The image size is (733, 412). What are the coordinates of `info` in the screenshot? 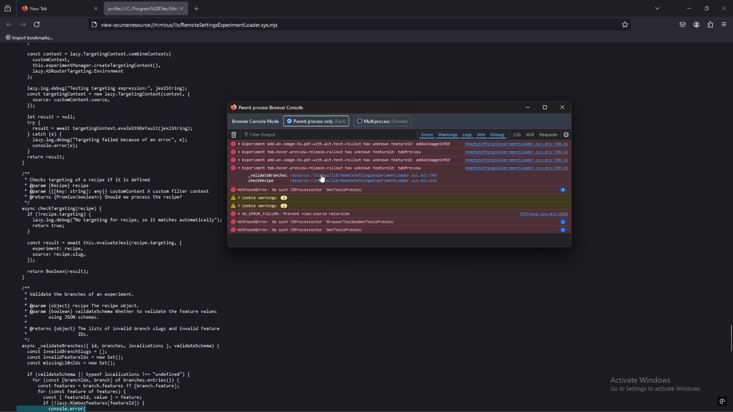 It's located at (562, 229).